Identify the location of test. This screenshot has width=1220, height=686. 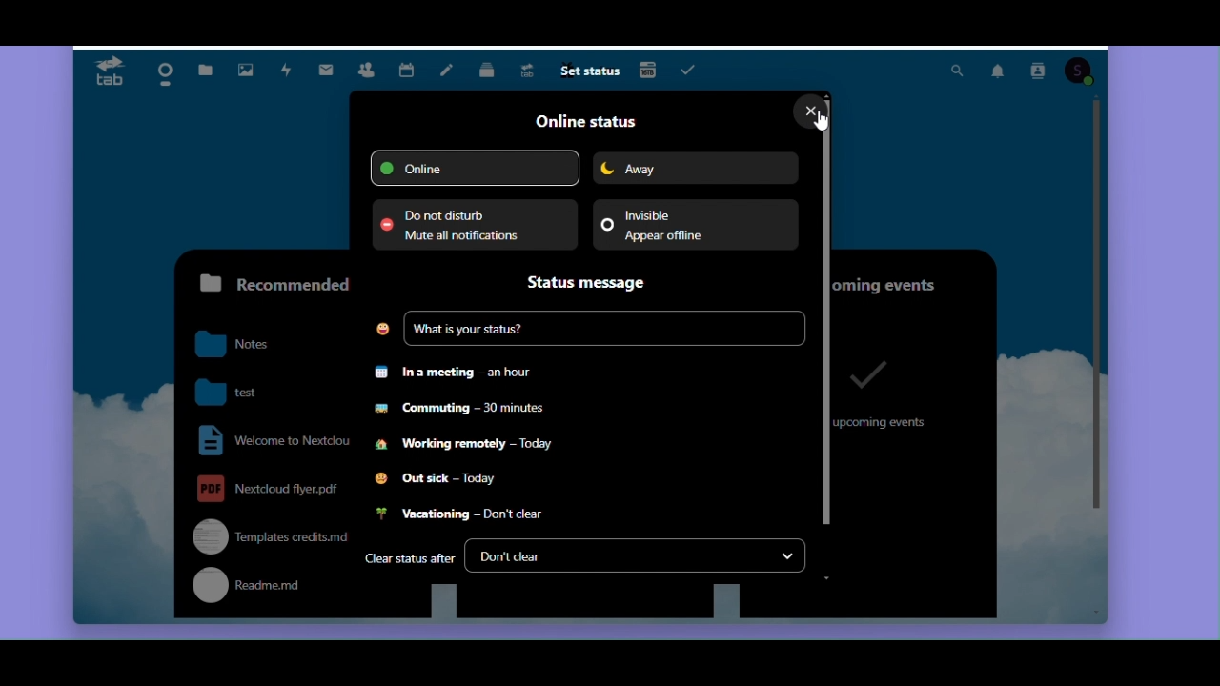
(247, 390).